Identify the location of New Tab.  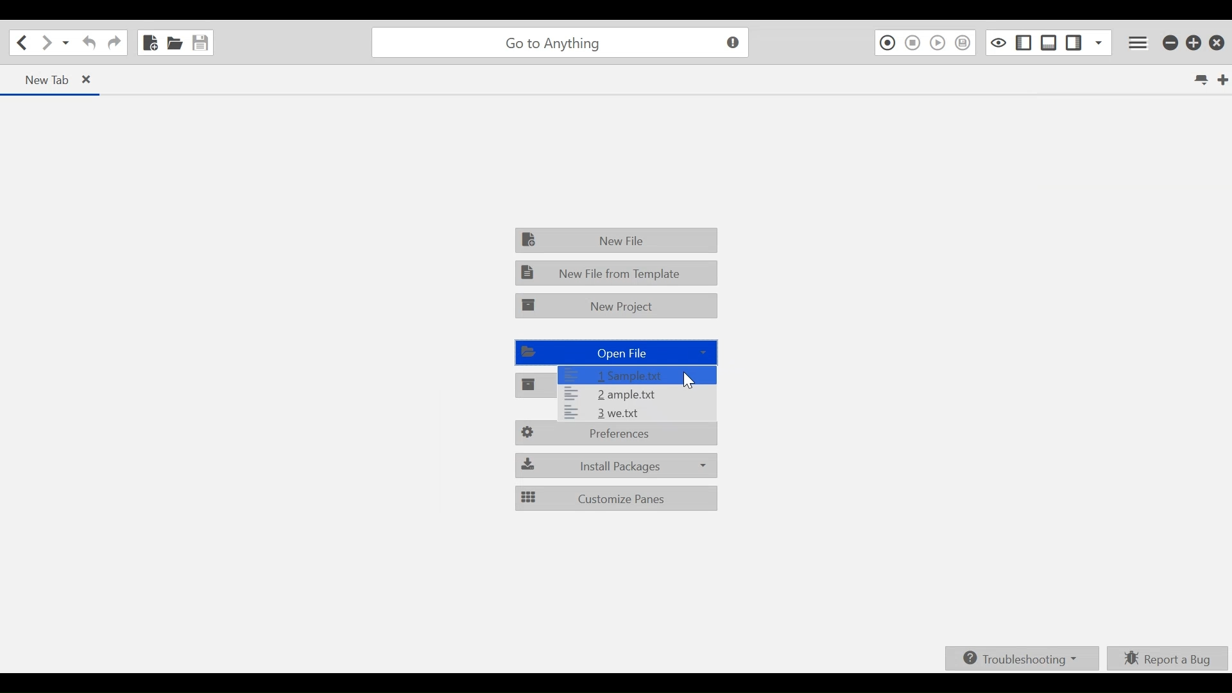
(1222, 81).